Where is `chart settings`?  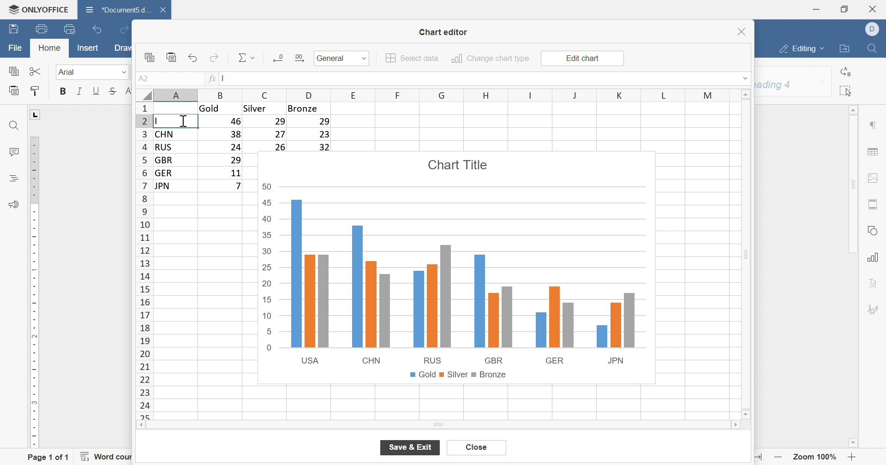
chart settings is located at coordinates (874, 257).